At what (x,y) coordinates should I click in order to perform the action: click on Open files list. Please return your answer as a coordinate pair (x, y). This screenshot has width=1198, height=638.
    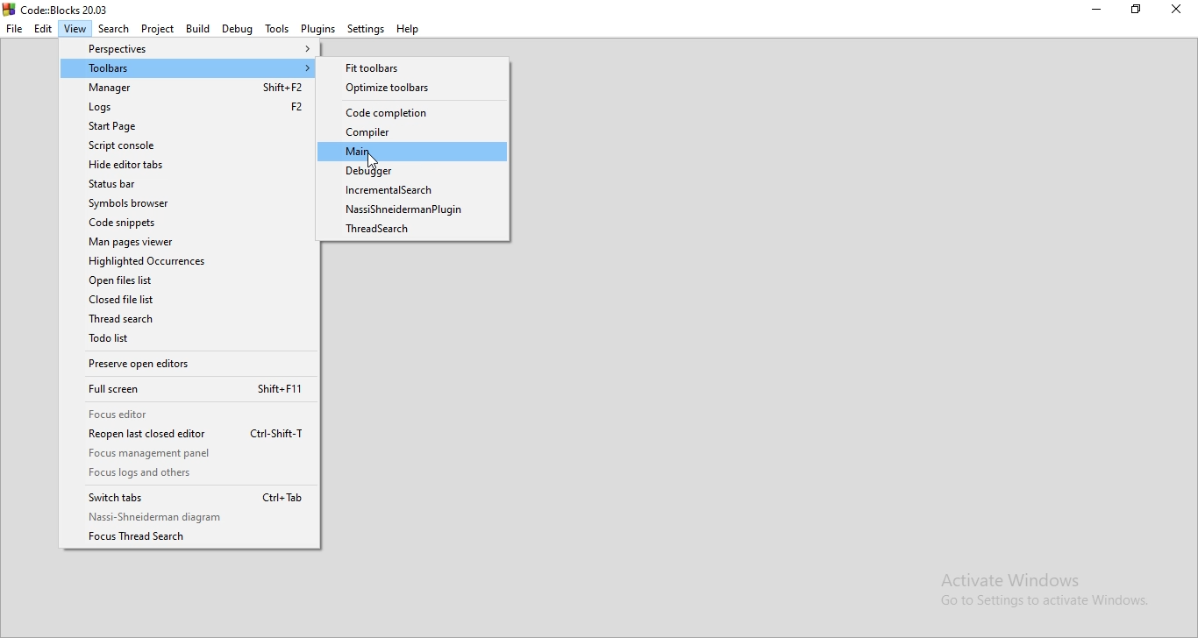
    Looking at the image, I should click on (188, 280).